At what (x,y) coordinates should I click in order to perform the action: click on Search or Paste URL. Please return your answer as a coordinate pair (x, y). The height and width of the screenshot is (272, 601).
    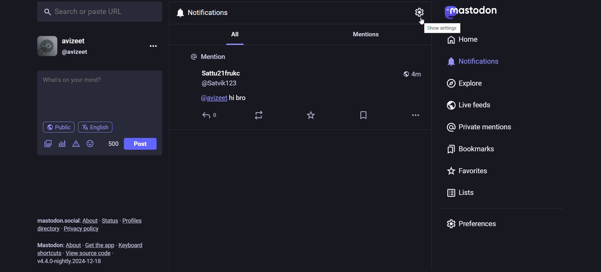
    Looking at the image, I should click on (99, 11).